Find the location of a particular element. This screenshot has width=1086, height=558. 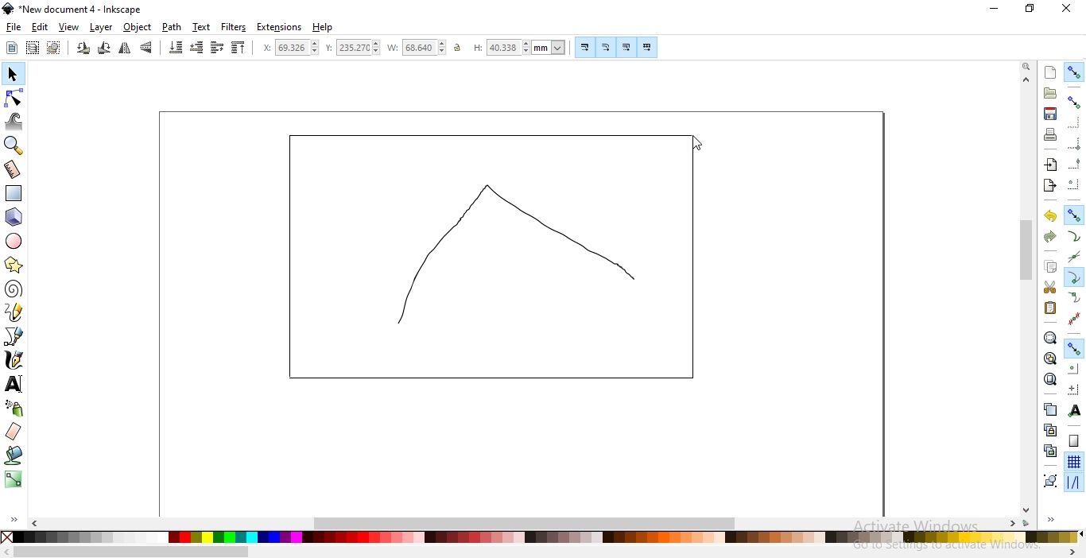

zoom to fit drawing is located at coordinates (1049, 357).